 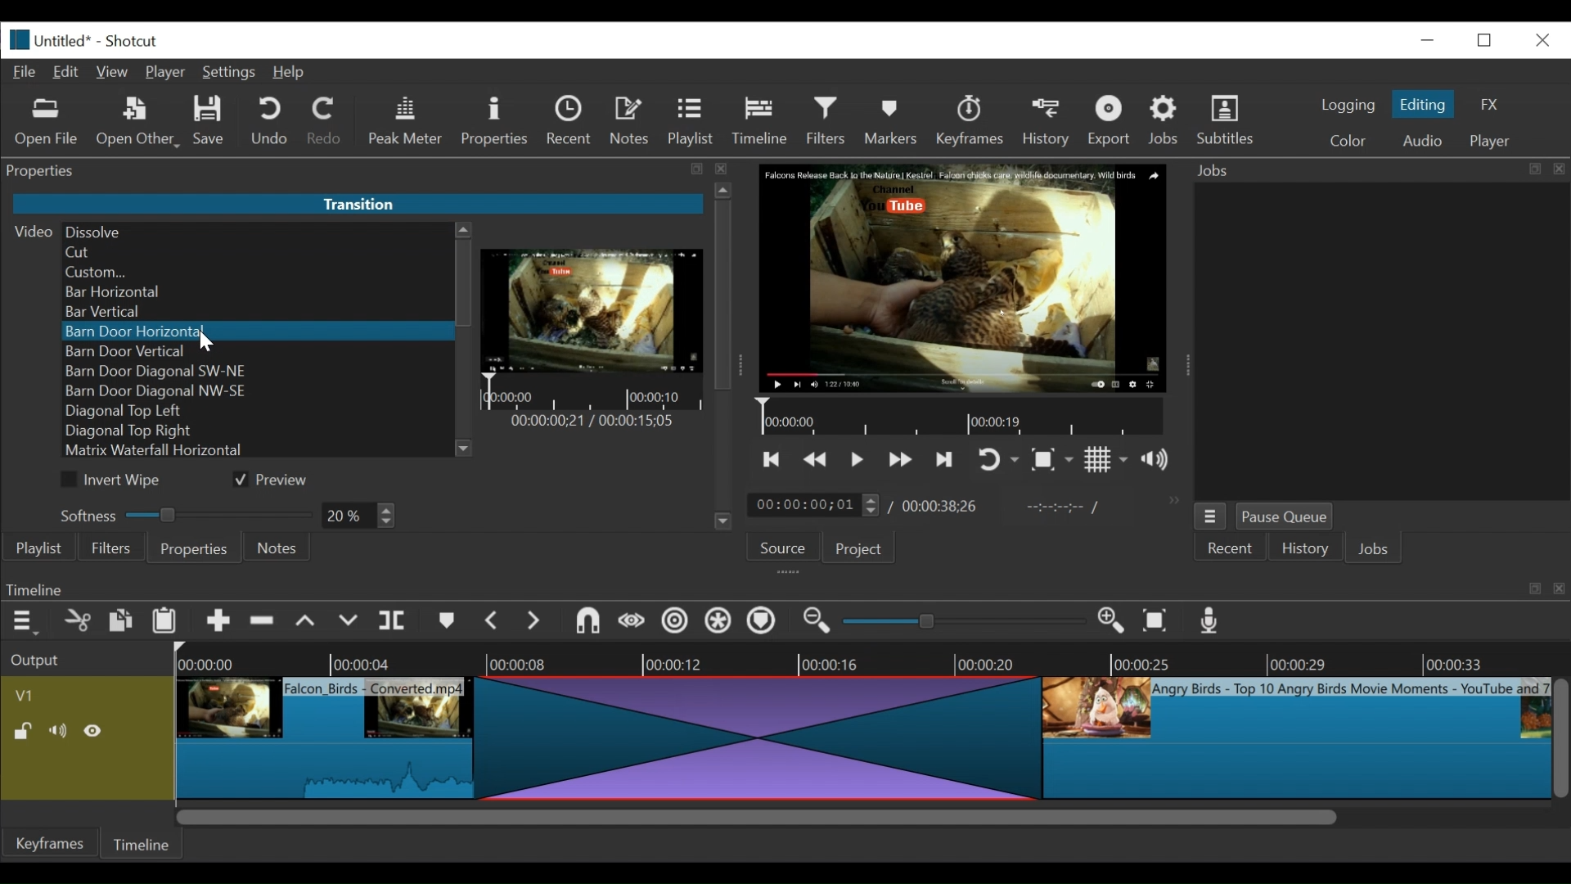 What do you see at coordinates (261, 352) in the screenshot?
I see `Barn Door Vertical` at bounding box center [261, 352].